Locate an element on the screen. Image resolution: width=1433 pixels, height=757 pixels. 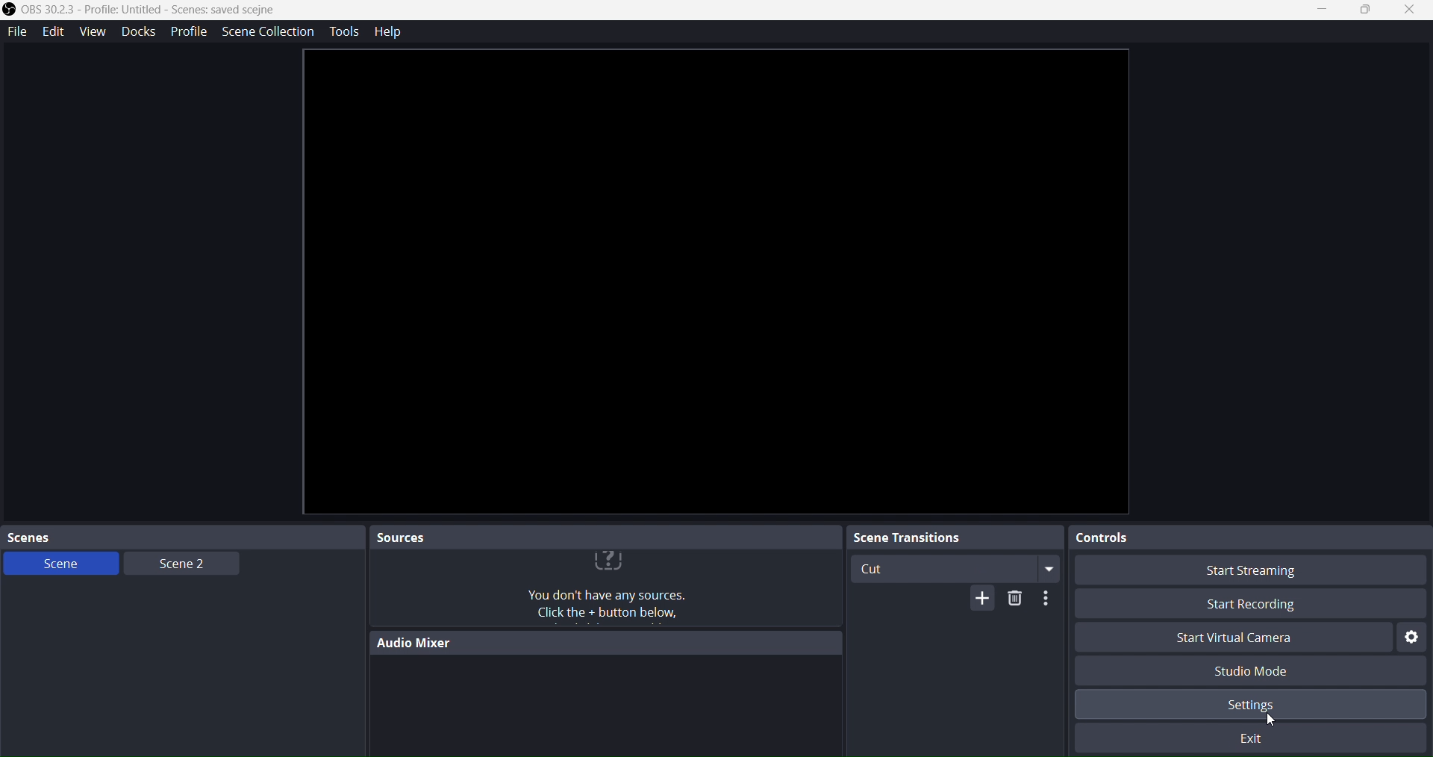
Start Recording is located at coordinates (1246, 603).